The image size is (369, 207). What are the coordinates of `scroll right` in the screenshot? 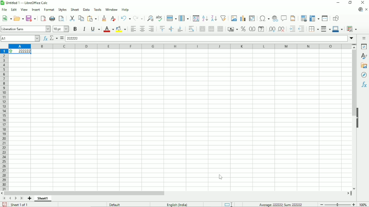 It's located at (348, 193).